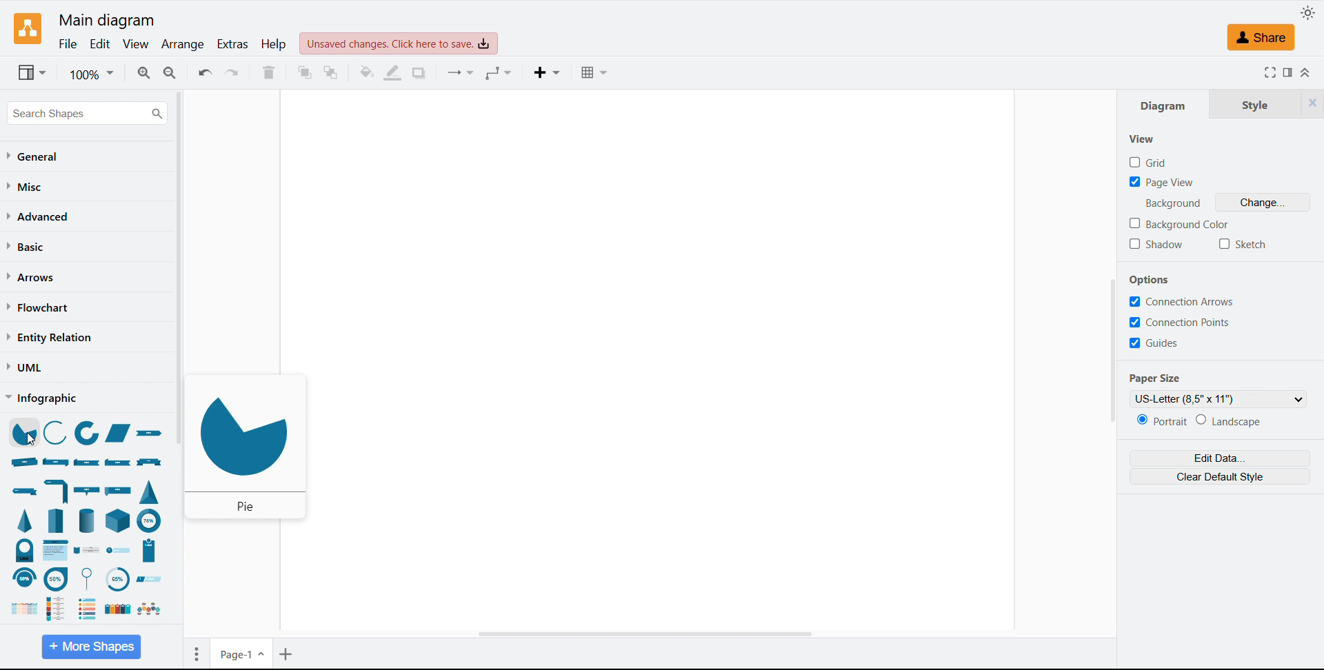 The width and height of the screenshot is (1324, 670). What do you see at coordinates (35, 157) in the screenshot?
I see `General ` at bounding box center [35, 157].